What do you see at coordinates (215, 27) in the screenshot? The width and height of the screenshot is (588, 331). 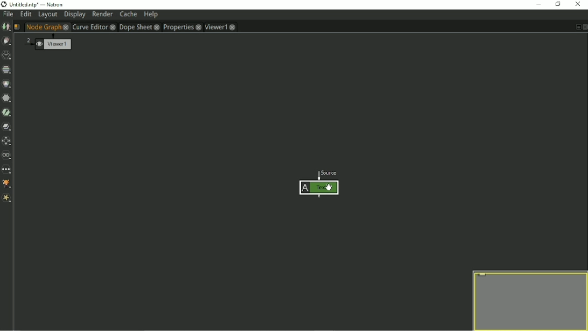 I see `Viewer1` at bounding box center [215, 27].